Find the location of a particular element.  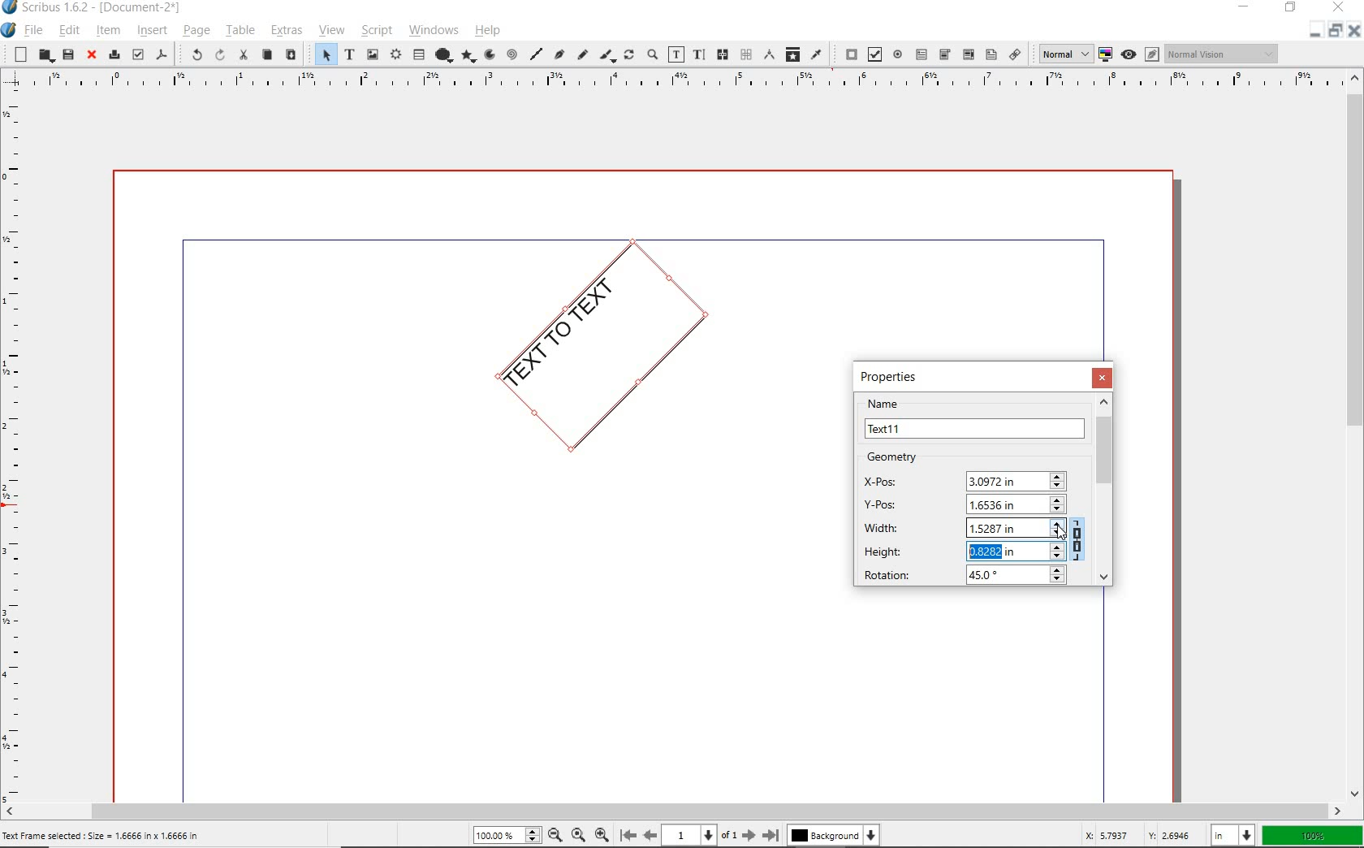

pdf combo box is located at coordinates (944, 54).